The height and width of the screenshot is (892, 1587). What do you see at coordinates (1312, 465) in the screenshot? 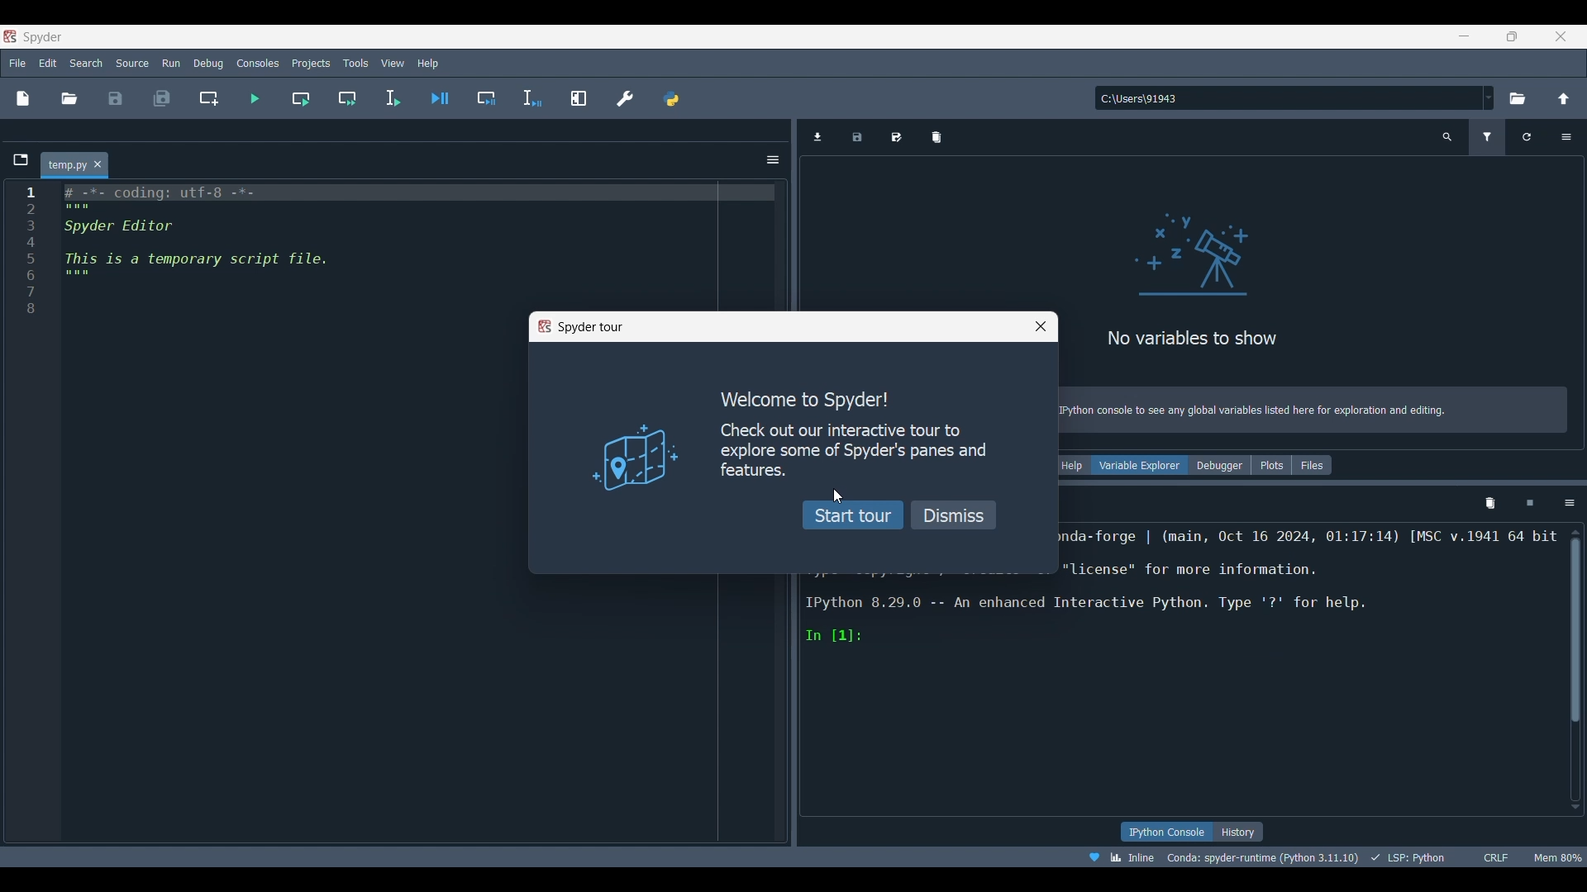
I see `Files` at bounding box center [1312, 465].